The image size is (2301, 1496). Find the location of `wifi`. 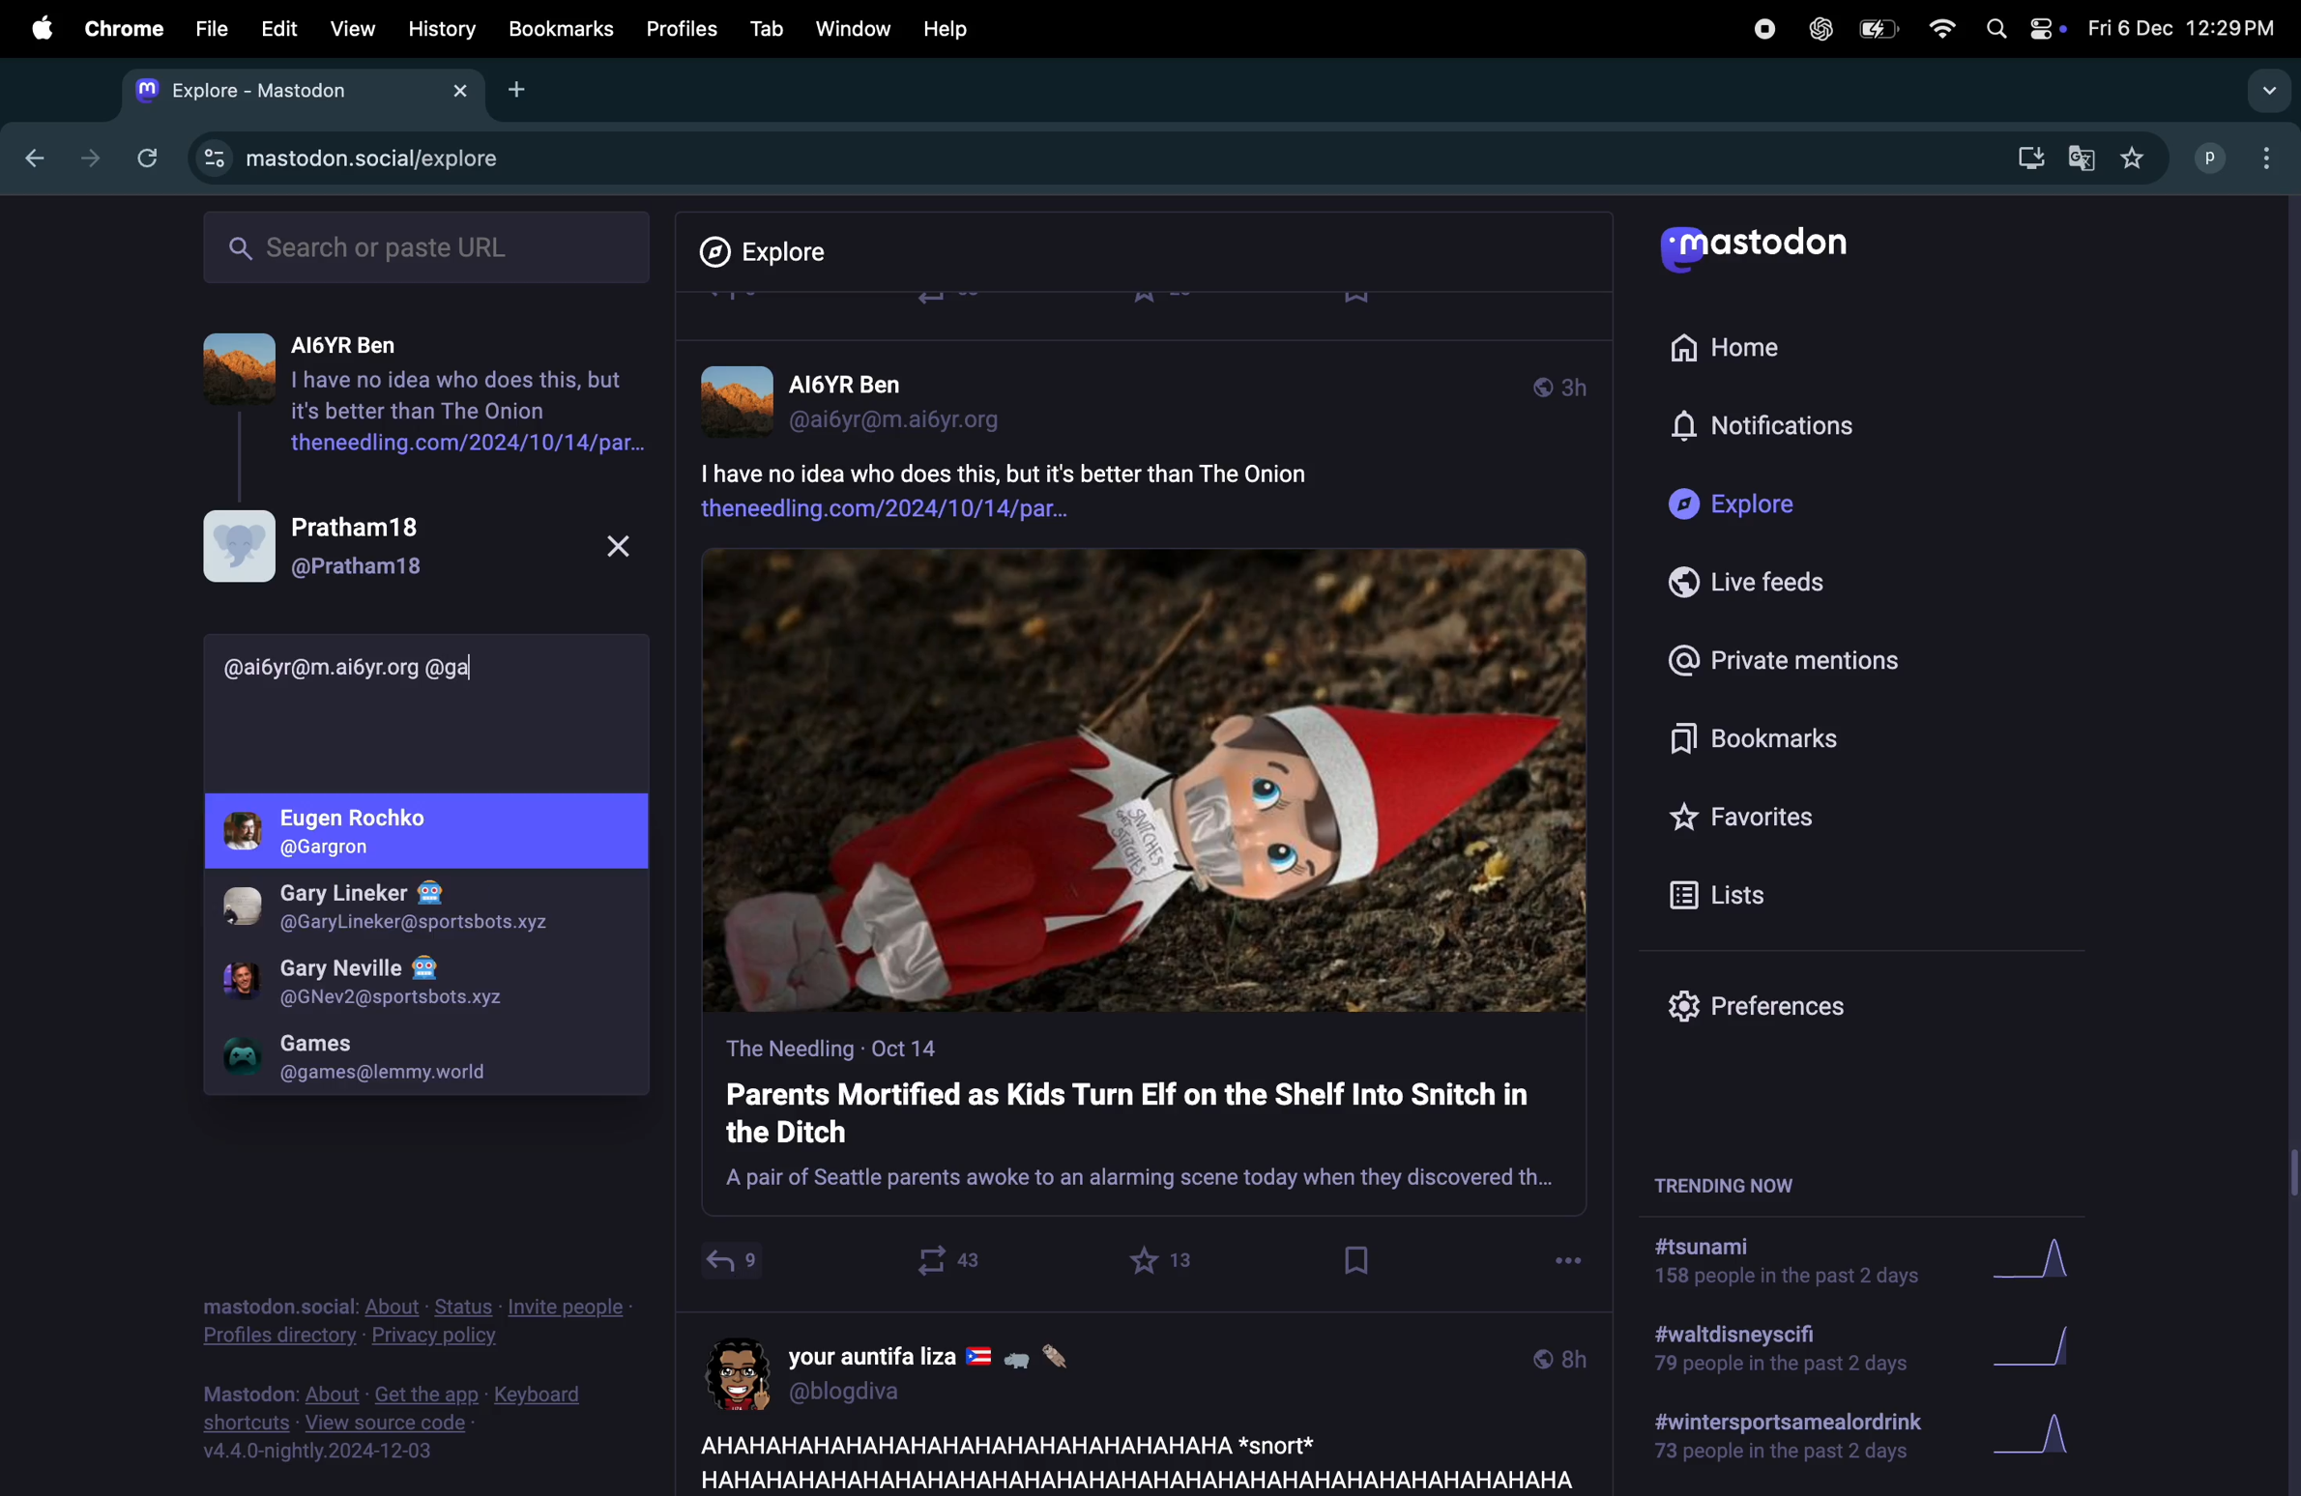

wifi is located at coordinates (1940, 28).